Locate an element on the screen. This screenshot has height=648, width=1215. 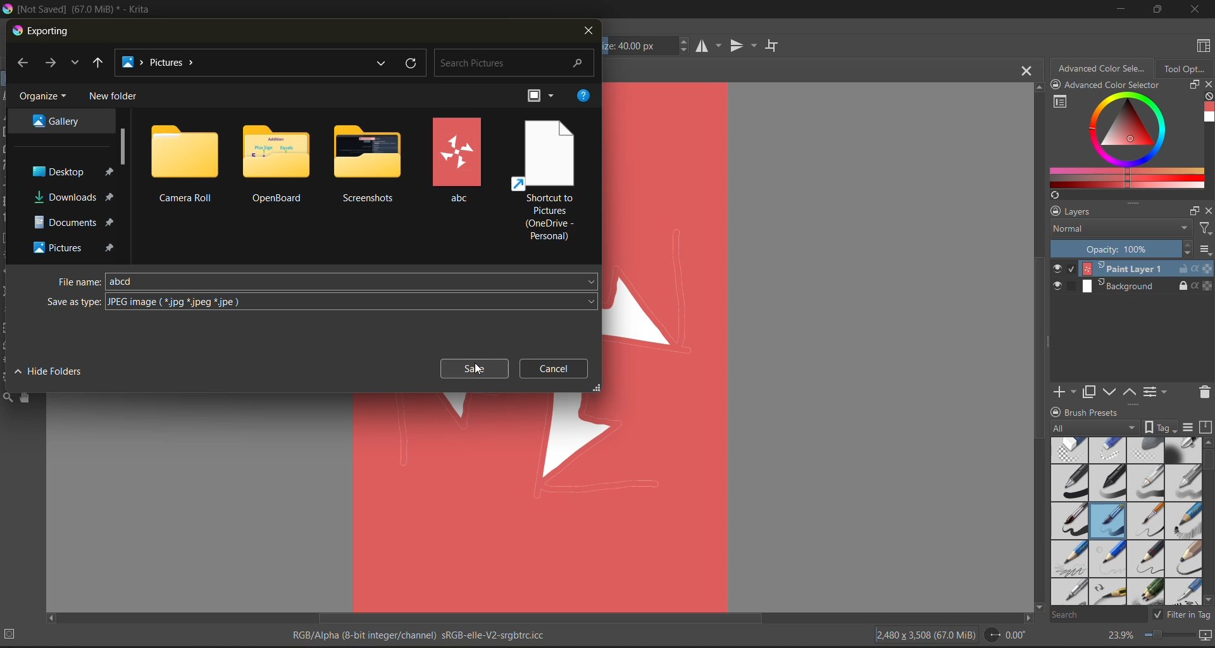
size is located at coordinates (645, 47).